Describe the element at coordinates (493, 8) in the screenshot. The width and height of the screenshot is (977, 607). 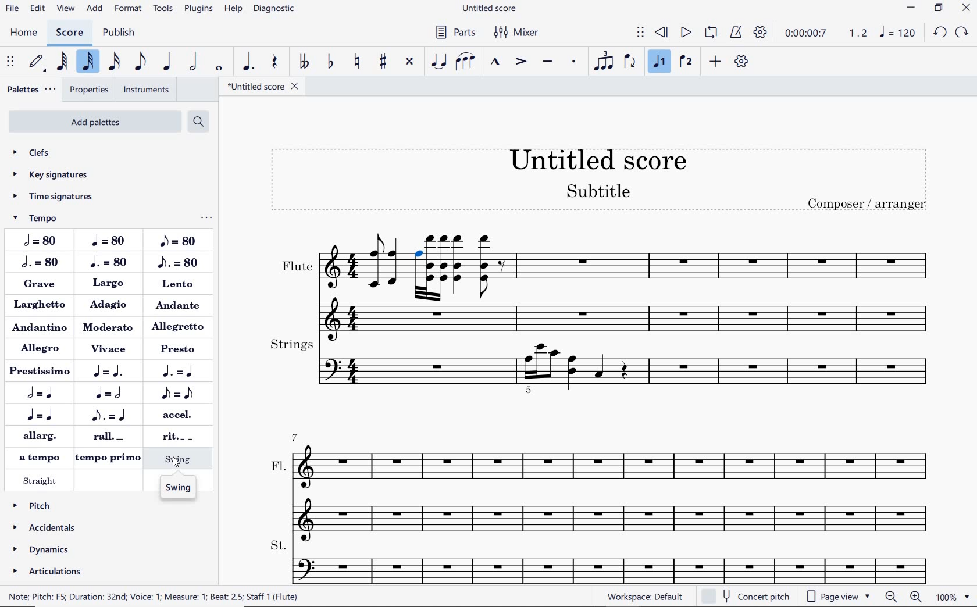
I see `file name` at that location.